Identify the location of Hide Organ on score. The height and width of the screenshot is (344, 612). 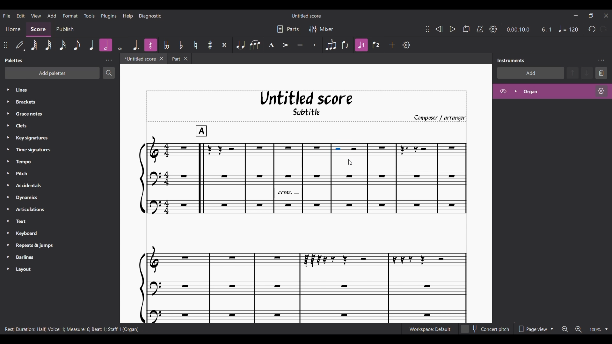
(503, 91).